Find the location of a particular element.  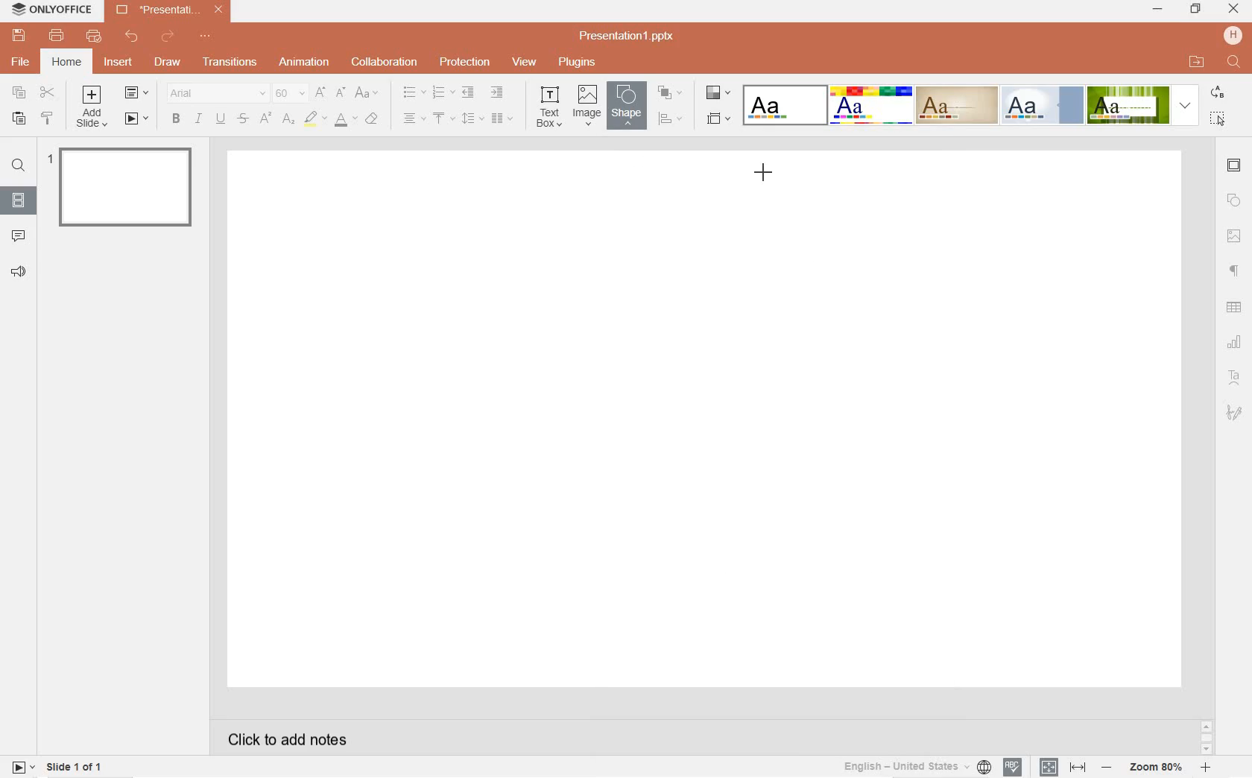

image settings is located at coordinates (1234, 236).